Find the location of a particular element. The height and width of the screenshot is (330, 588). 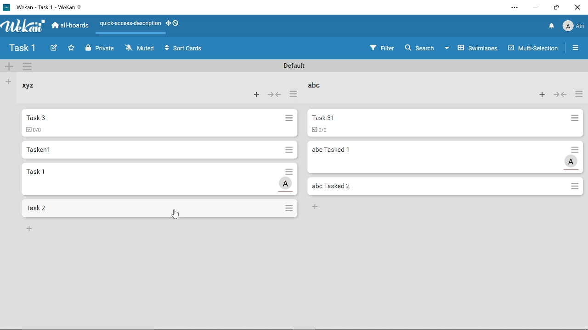

Swimlanes is located at coordinates (472, 47).